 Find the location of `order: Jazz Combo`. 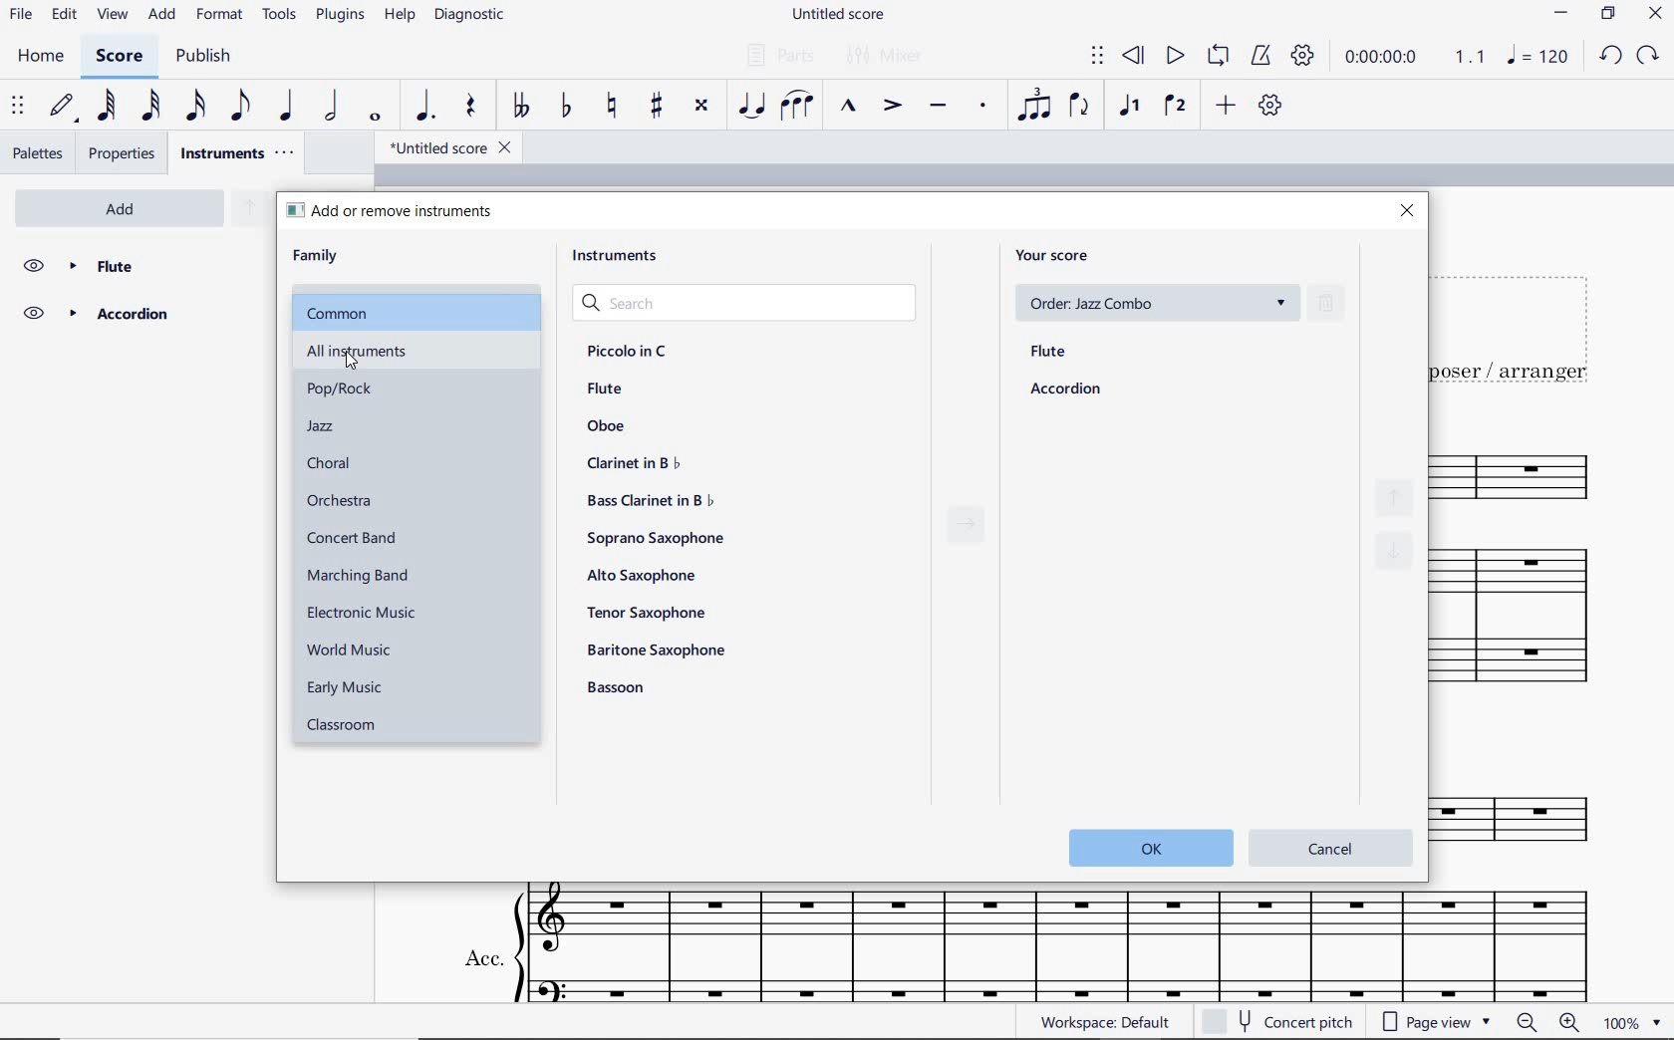

order: Jazz Combo is located at coordinates (1155, 302).